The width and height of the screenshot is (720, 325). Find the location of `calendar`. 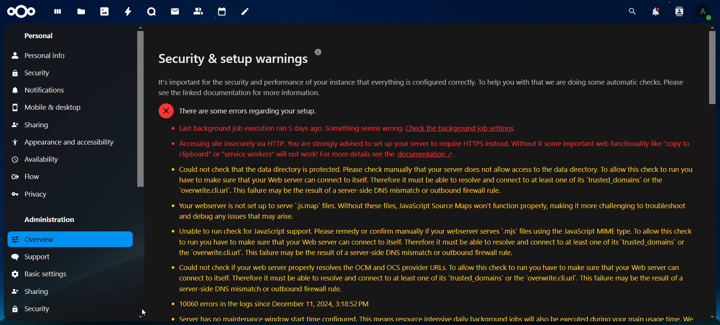

calendar is located at coordinates (222, 11).